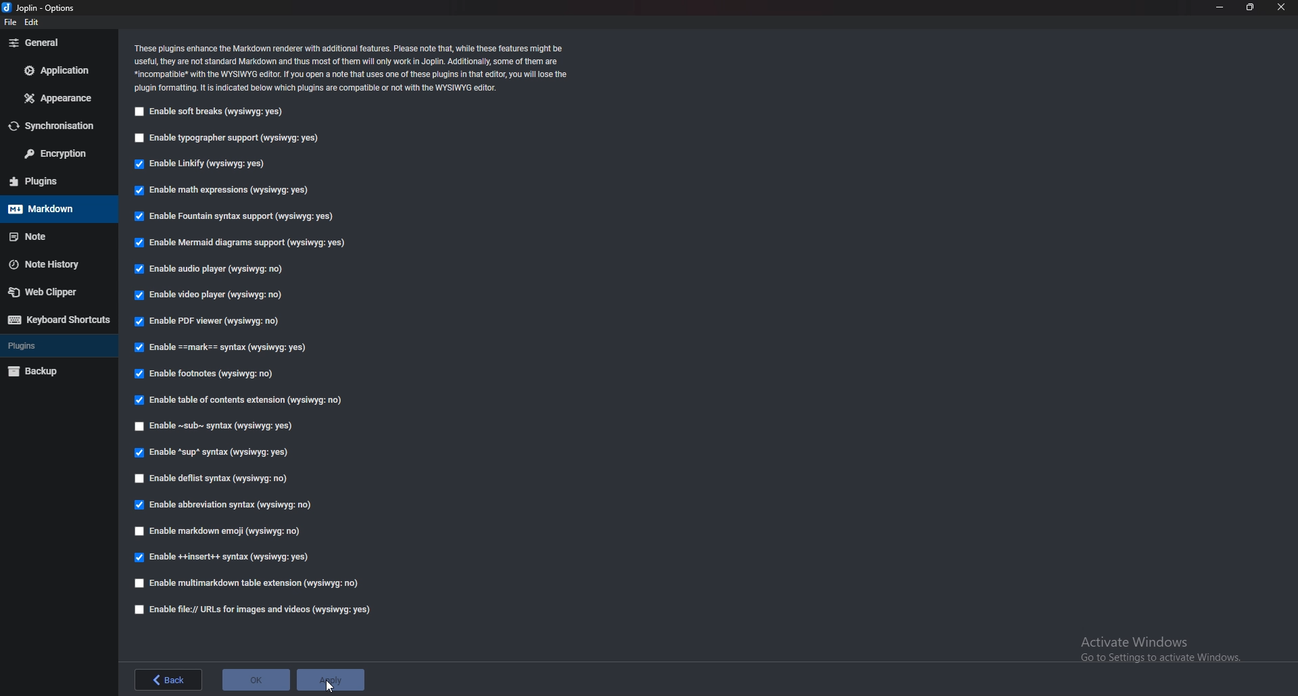  I want to click on Plugins, so click(53, 180).